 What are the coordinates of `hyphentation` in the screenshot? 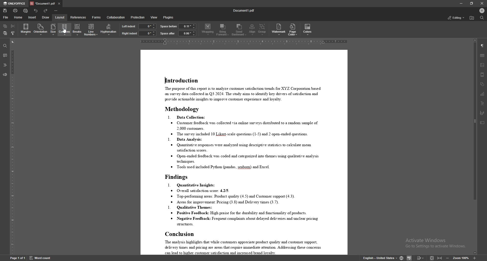 It's located at (109, 29).